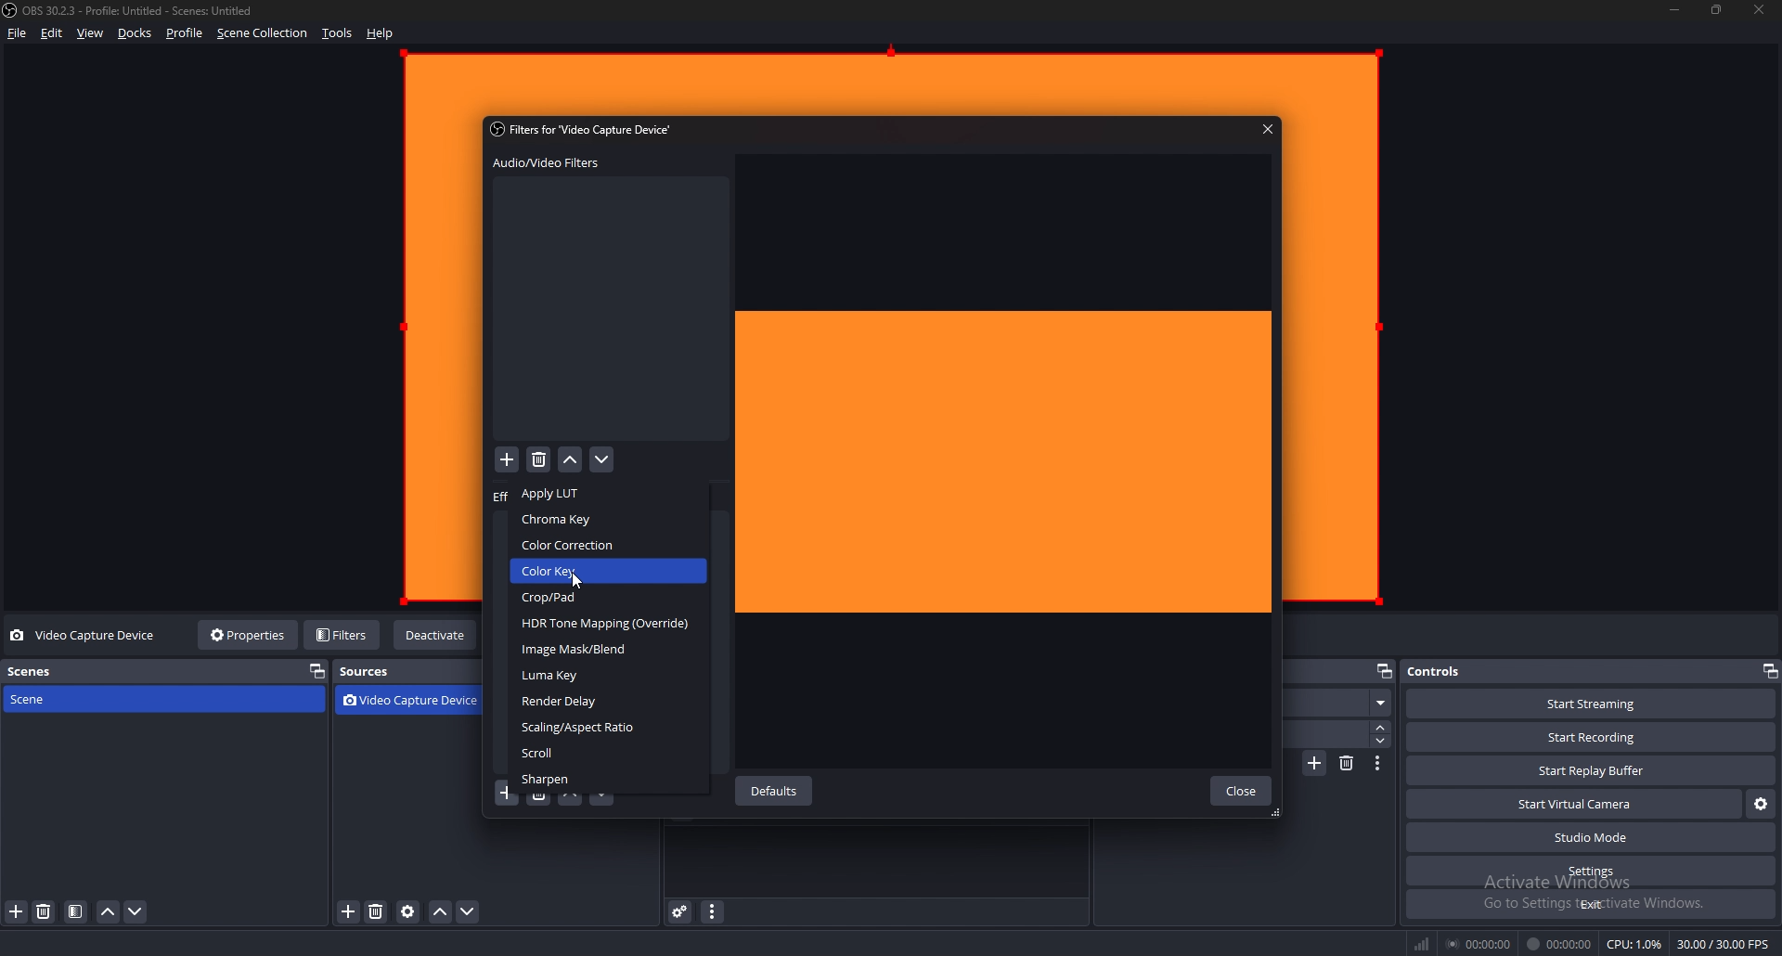  Describe the element at coordinates (469, 913) in the screenshot. I see `move source down` at that location.